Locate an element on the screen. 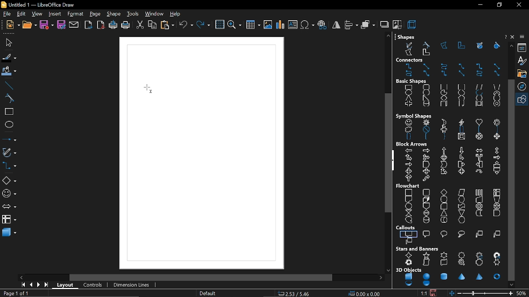  horizontal scroll bar is located at coordinates (201, 277).